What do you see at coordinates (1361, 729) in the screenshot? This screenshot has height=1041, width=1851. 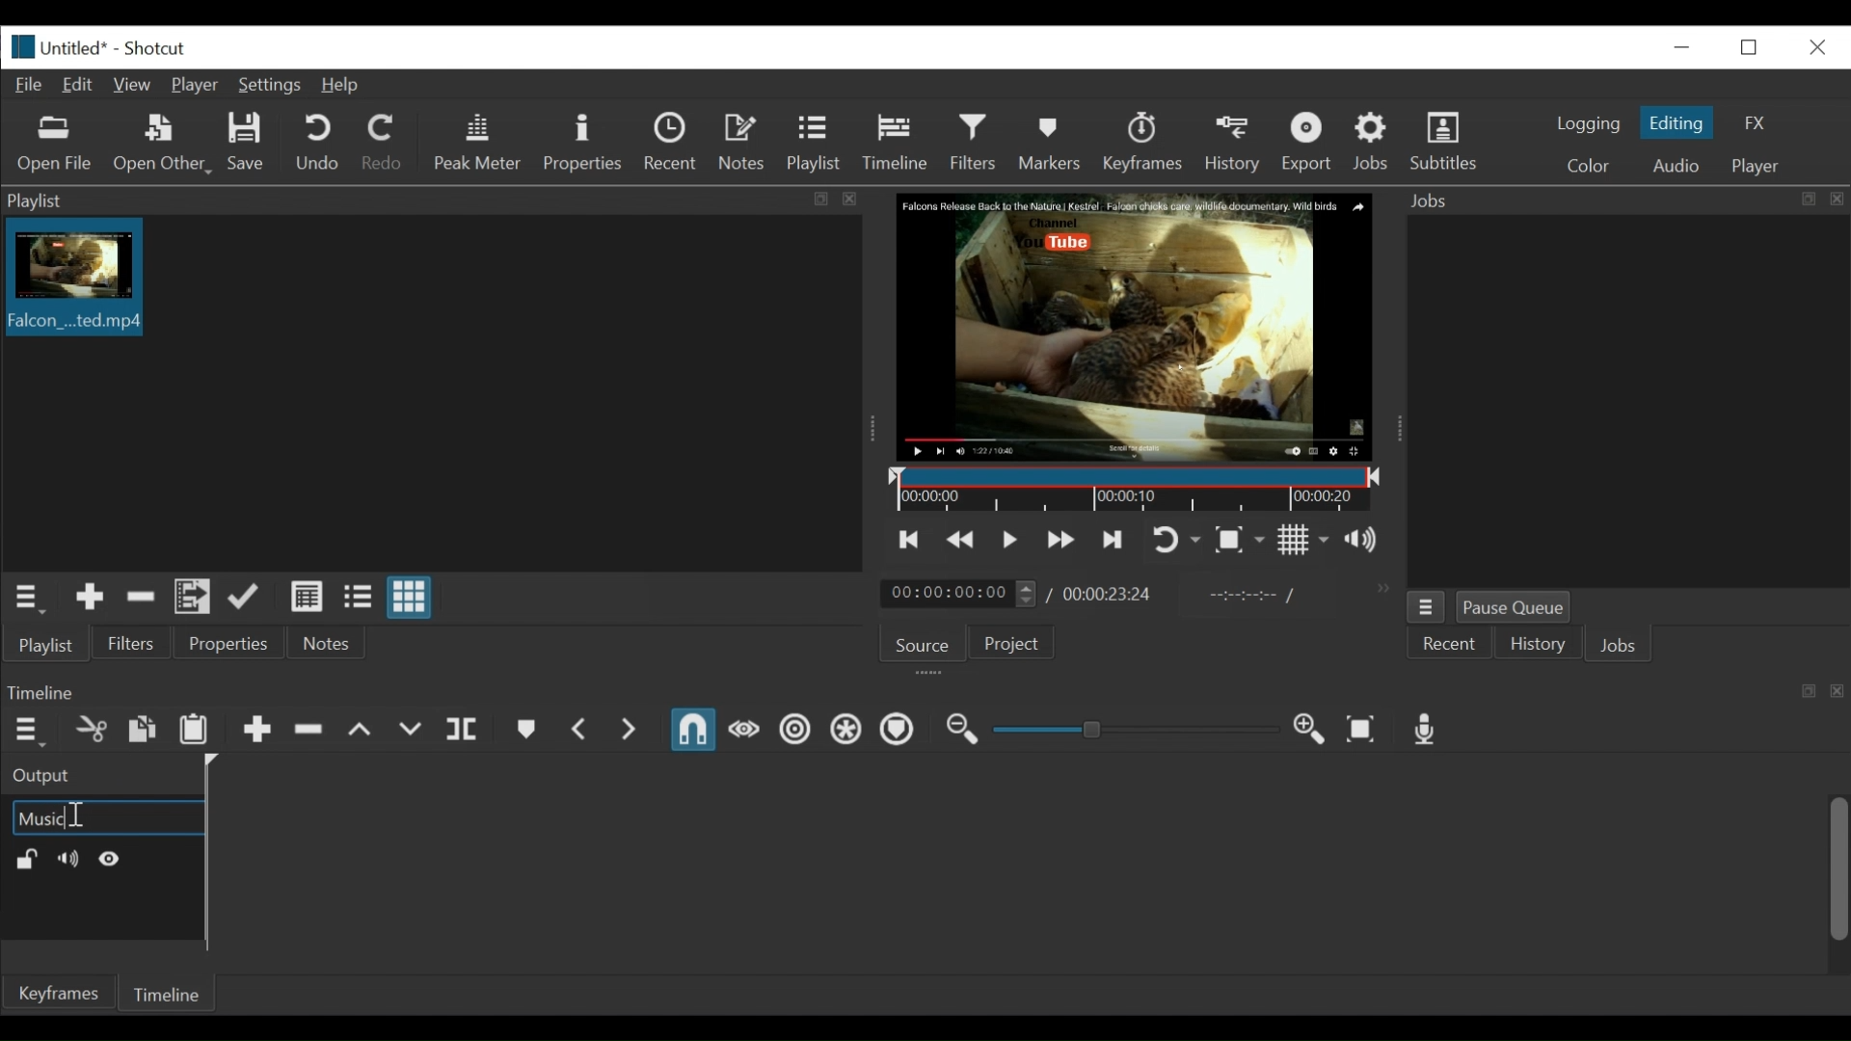 I see `Zoom Timeline to fit` at bounding box center [1361, 729].